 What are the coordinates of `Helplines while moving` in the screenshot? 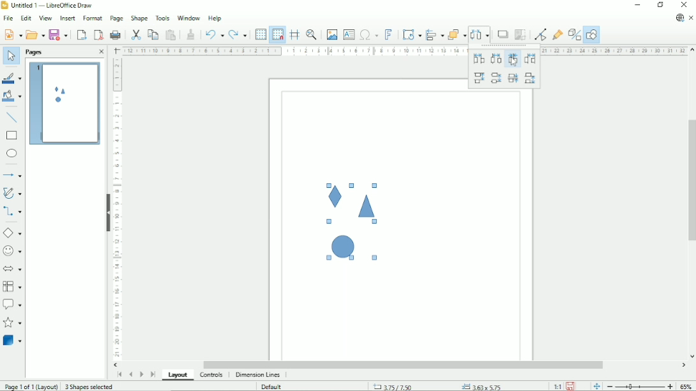 It's located at (294, 34).